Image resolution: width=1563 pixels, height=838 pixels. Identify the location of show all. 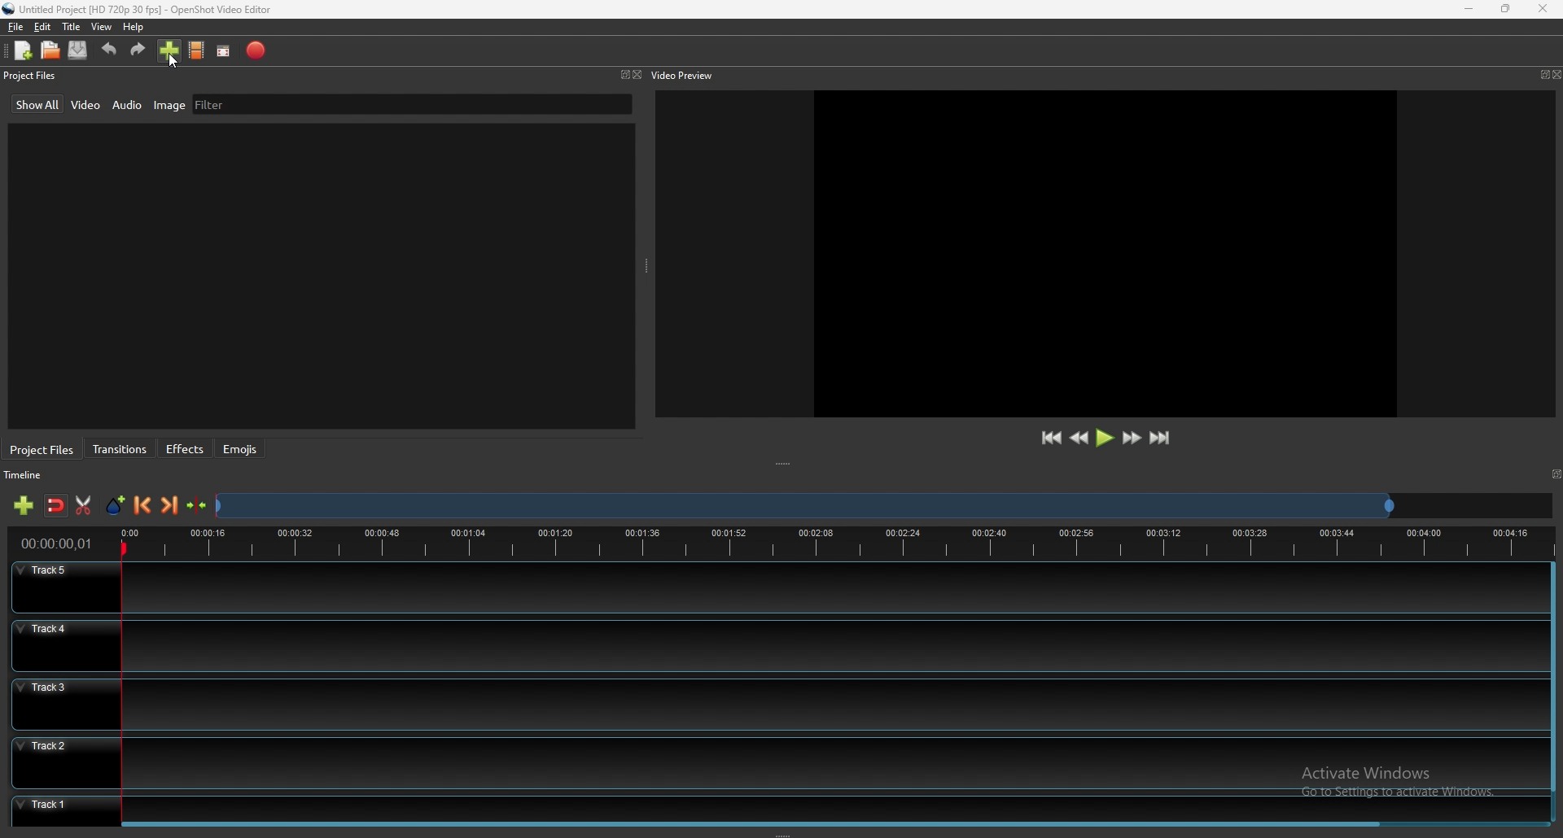
(39, 103).